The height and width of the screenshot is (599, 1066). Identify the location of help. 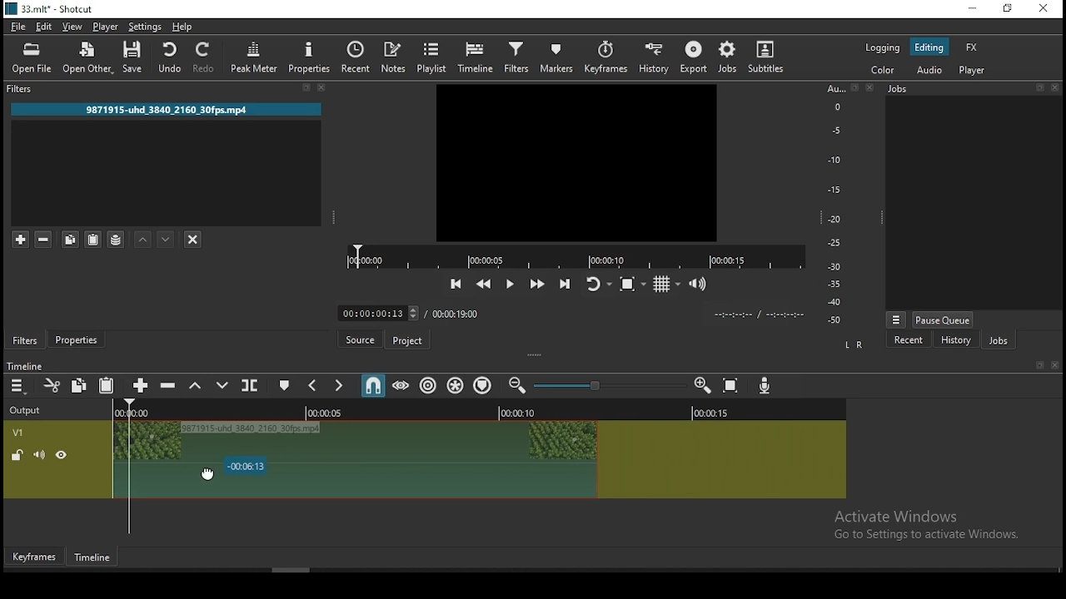
(184, 27).